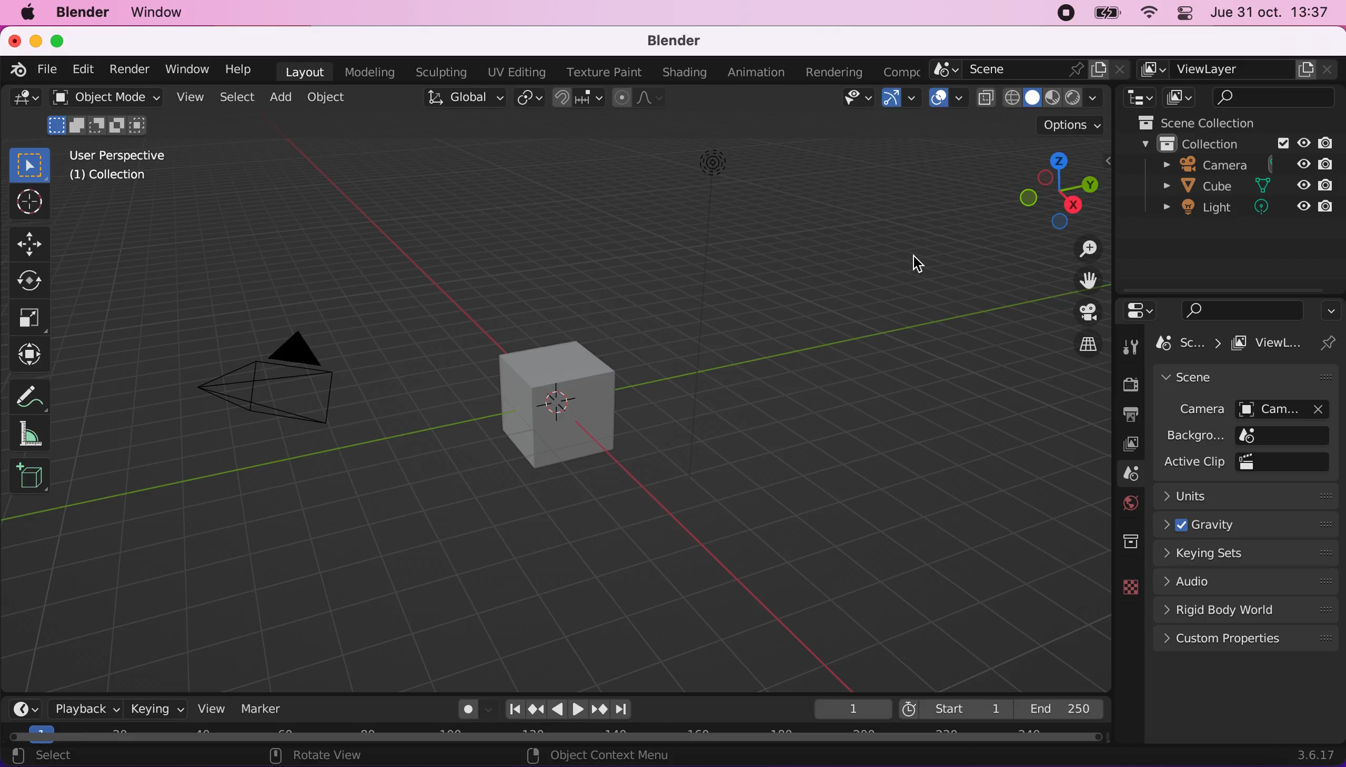 The image size is (1346, 767). What do you see at coordinates (837, 70) in the screenshot?
I see `rendering` at bounding box center [837, 70].